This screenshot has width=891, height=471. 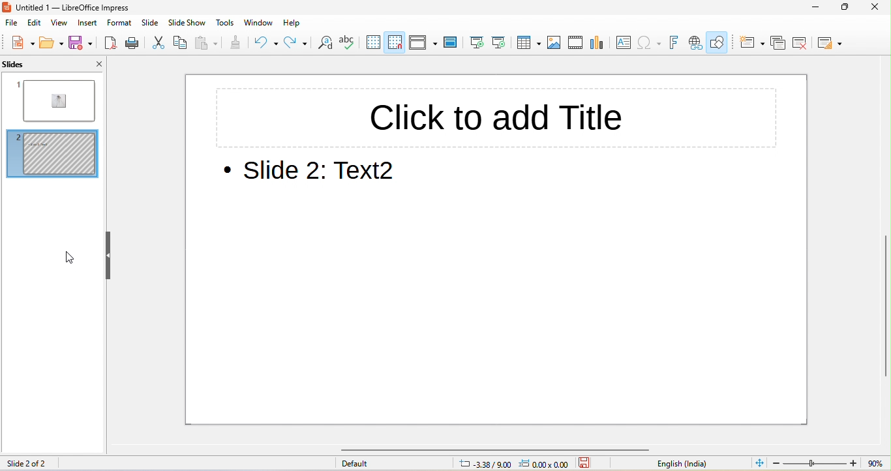 I want to click on slide 2 of 2, so click(x=33, y=463).